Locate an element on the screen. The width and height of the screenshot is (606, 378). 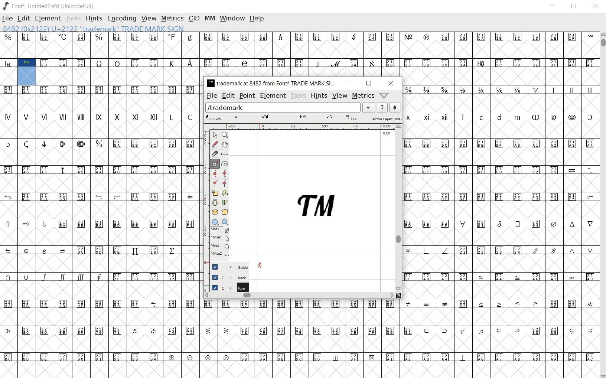
rectangle or ellipse is located at coordinates (214, 221).